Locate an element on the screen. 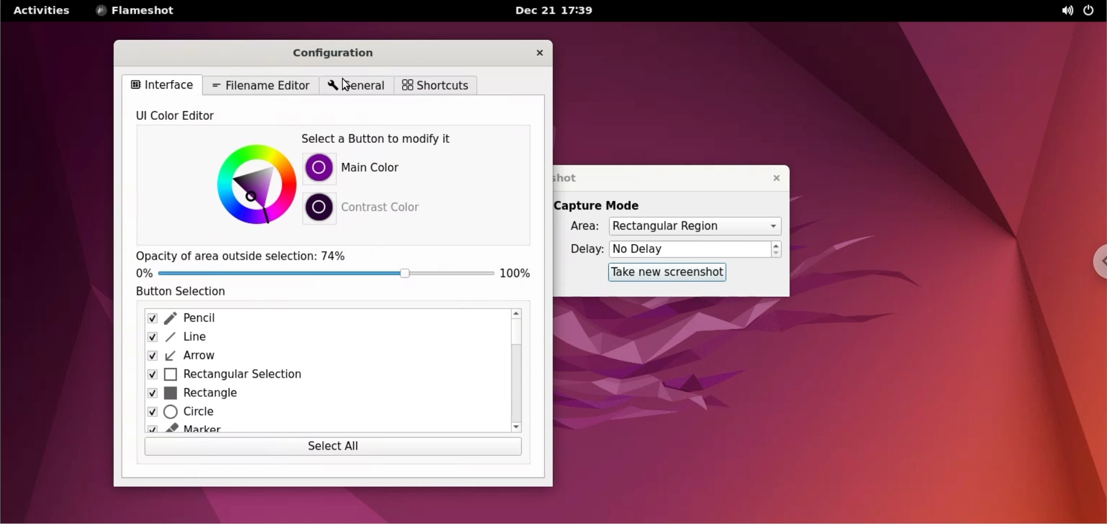 The image size is (1107, 524). capture area types dropdown is located at coordinates (695, 226).